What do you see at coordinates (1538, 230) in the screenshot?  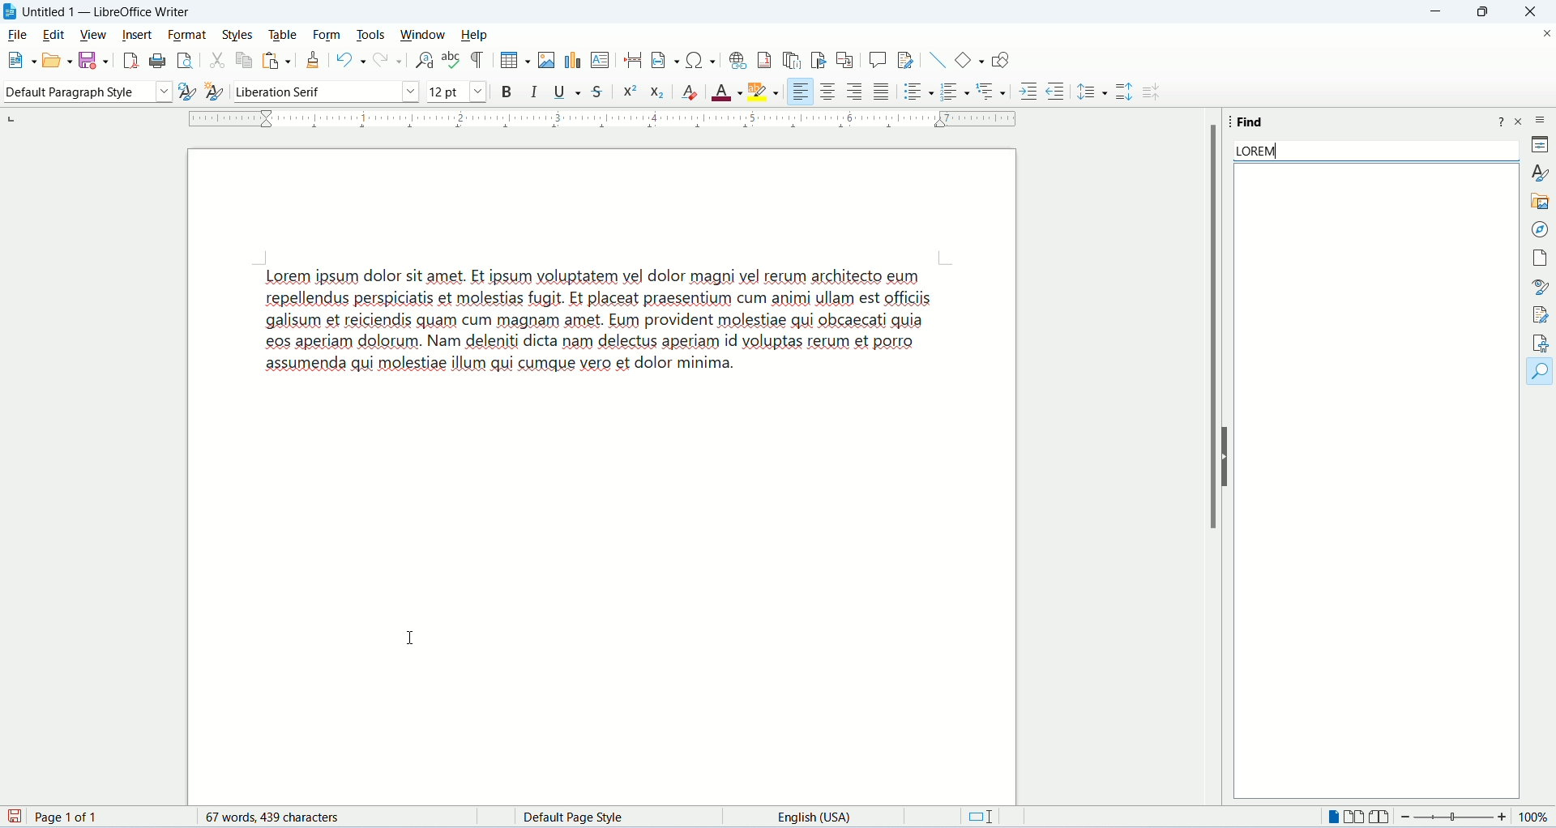 I see `navigator` at bounding box center [1538, 230].